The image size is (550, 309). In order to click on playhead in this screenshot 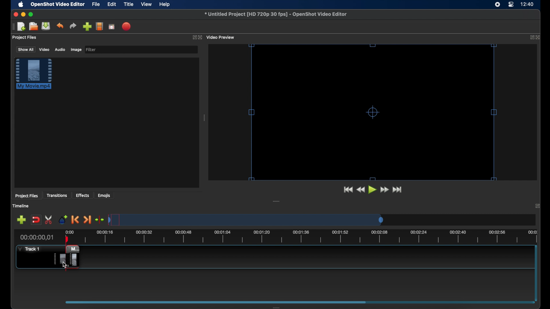, I will do `click(66, 238)`.